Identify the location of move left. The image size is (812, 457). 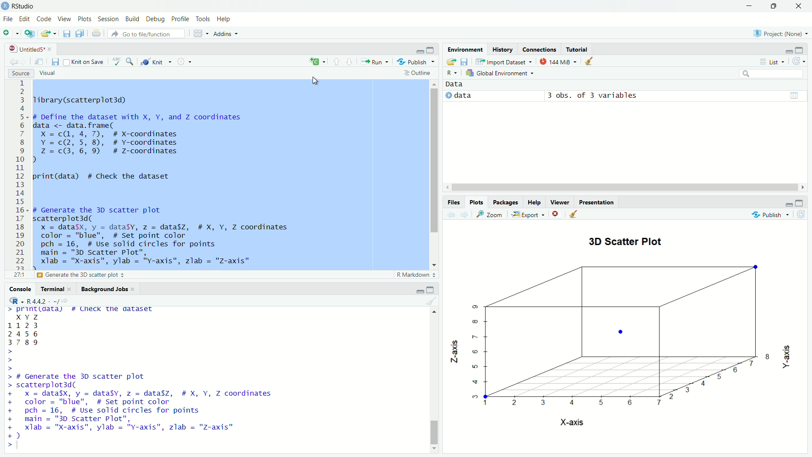
(448, 187).